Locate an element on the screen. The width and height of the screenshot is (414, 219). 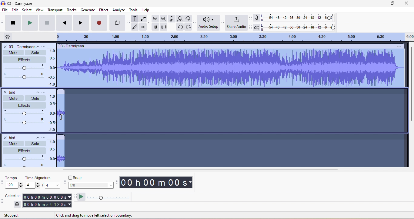
effects is located at coordinates (25, 151).